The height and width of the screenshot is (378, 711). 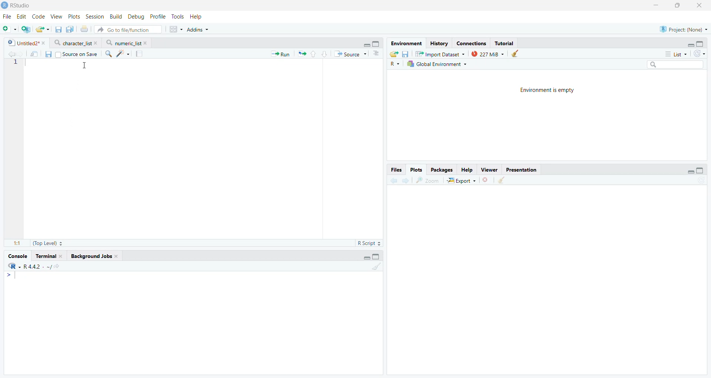 I want to click on Hide, so click(x=690, y=44).